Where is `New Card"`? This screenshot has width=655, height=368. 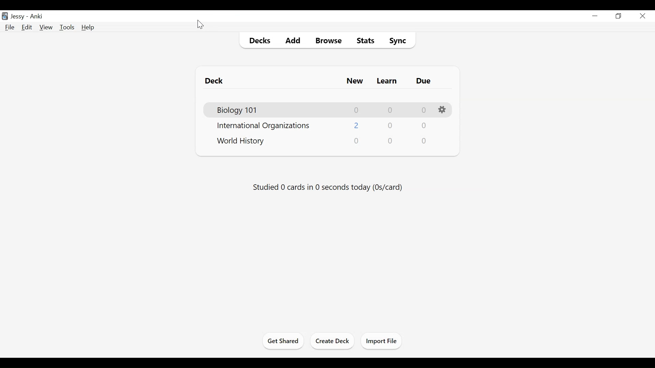
New Card" is located at coordinates (356, 141).